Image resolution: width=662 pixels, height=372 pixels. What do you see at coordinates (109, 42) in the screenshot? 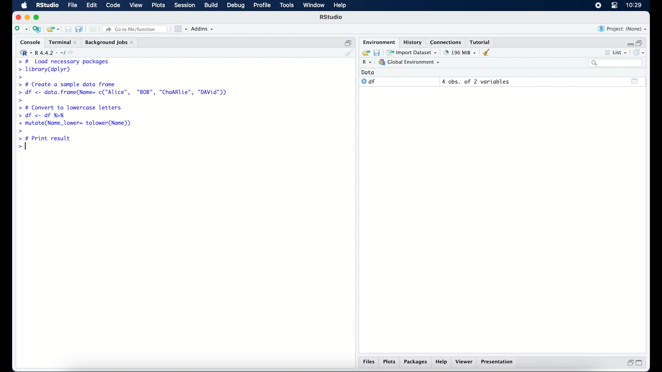
I see `background jobs` at bounding box center [109, 42].